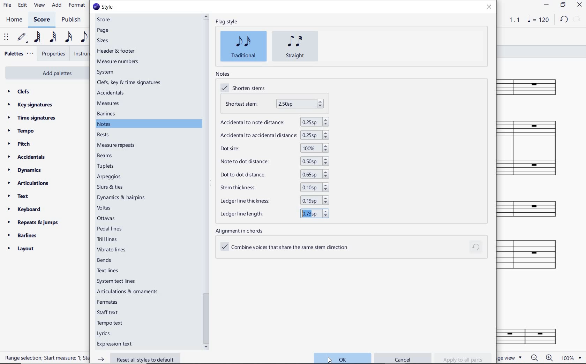 The height and width of the screenshot is (364, 586). I want to click on clefs, key & time signatures, so click(129, 83).